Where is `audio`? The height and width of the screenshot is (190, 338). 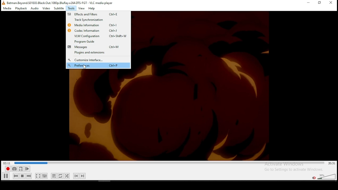
audio is located at coordinates (34, 9).